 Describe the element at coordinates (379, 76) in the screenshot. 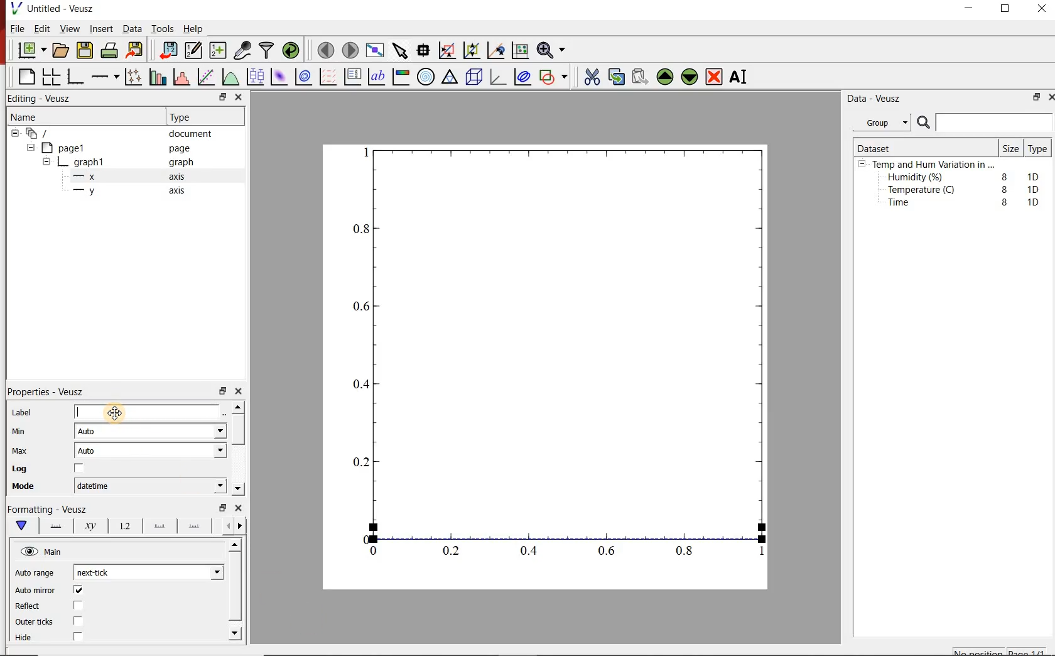

I see `text label` at that location.